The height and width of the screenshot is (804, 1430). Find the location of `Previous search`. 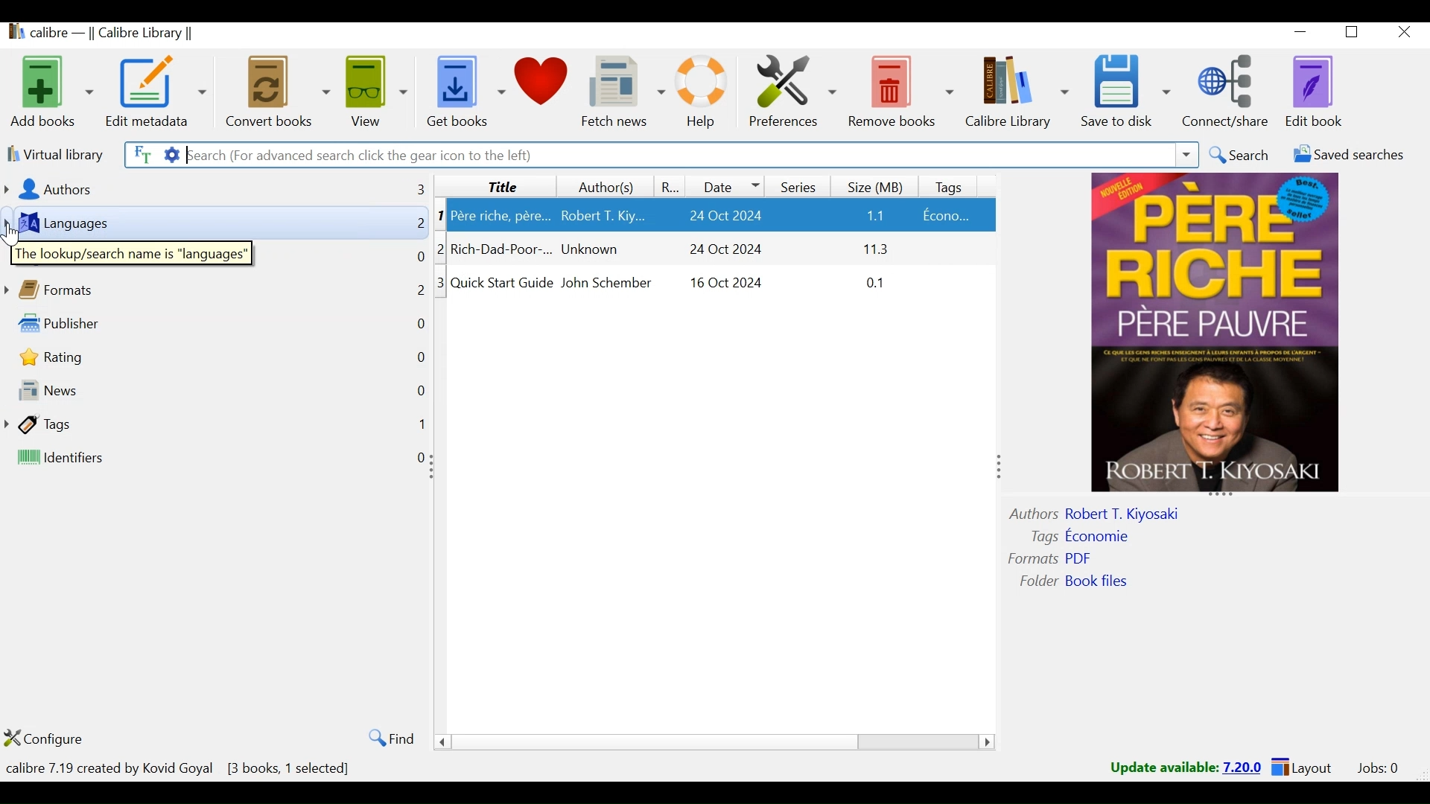

Previous search is located at coordinates (1187, 156).